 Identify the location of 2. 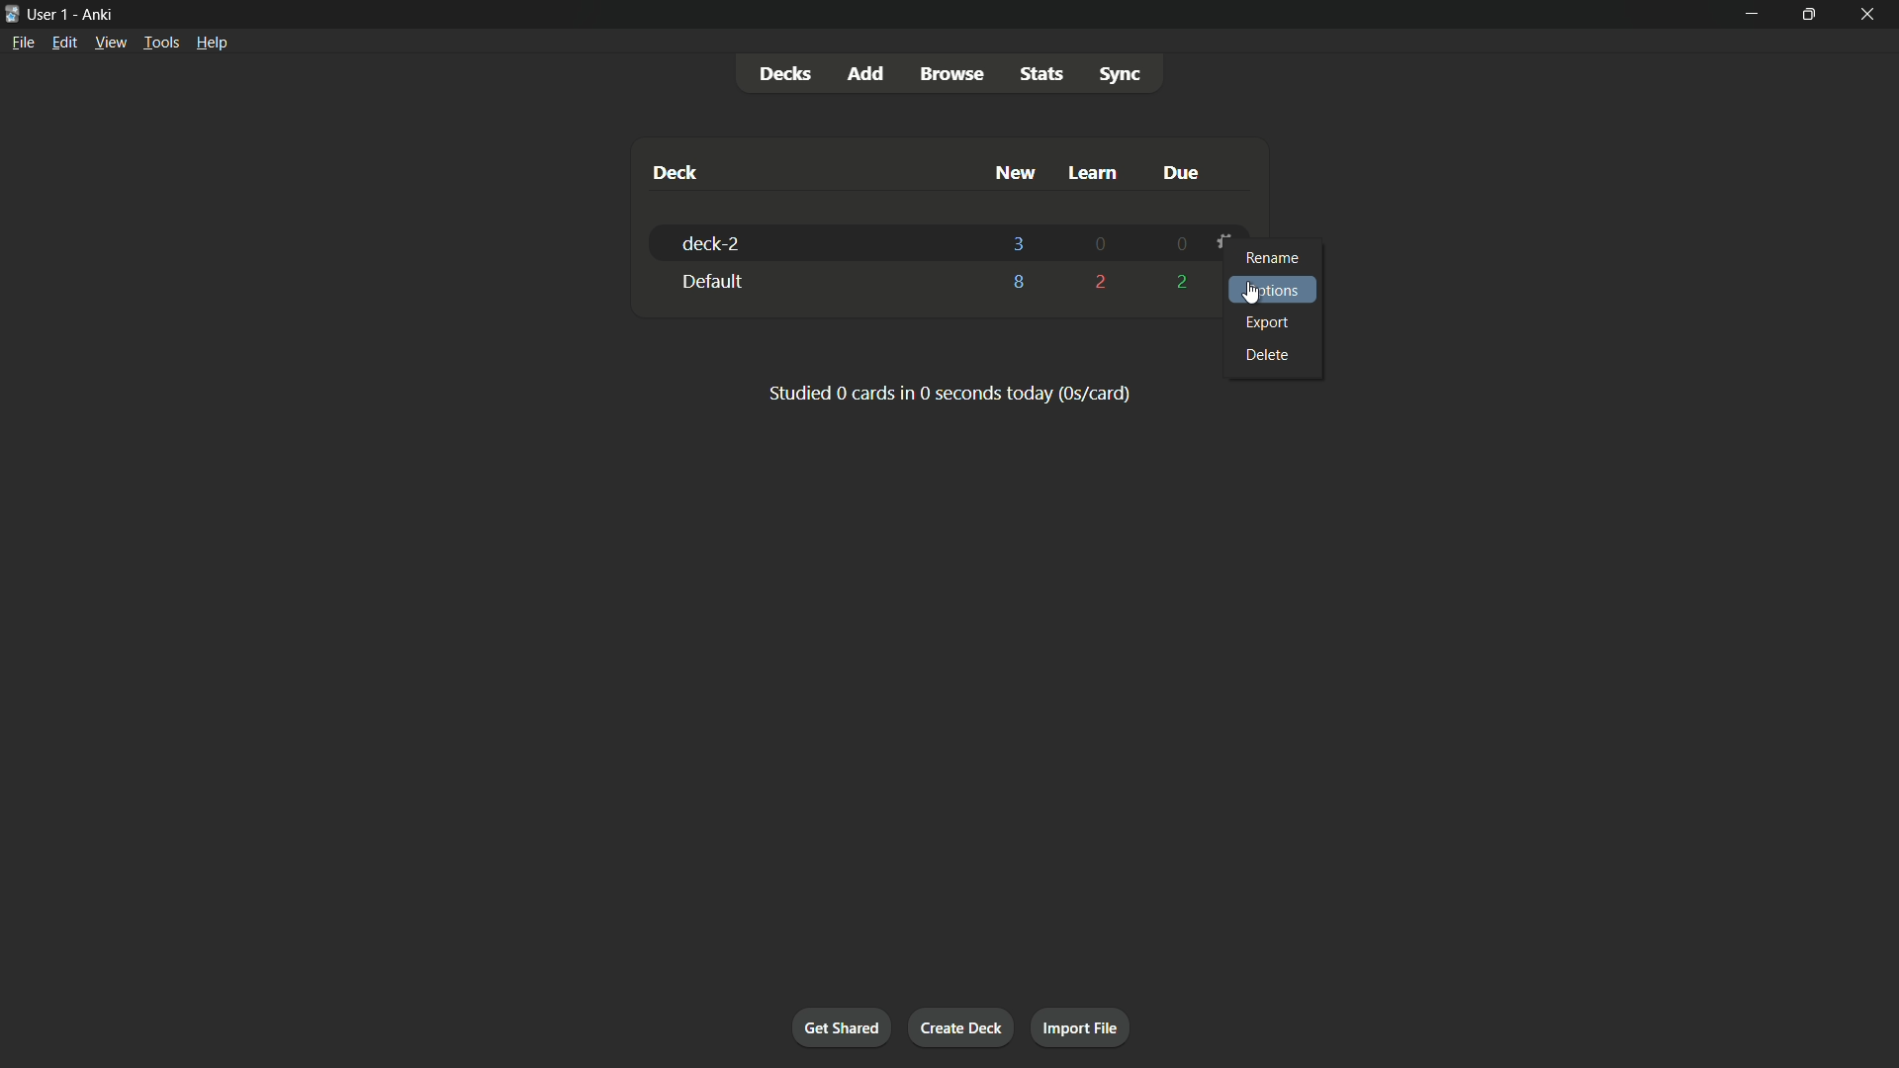
(1101, 281).